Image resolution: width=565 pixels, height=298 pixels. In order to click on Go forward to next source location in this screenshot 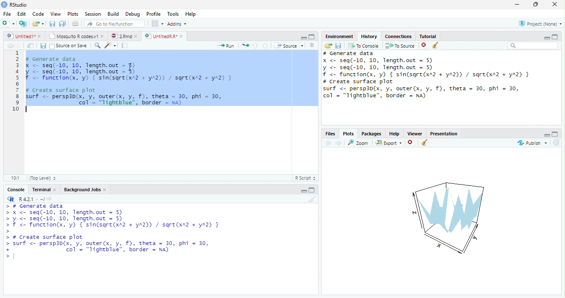, I will do `click(19, 46)`.